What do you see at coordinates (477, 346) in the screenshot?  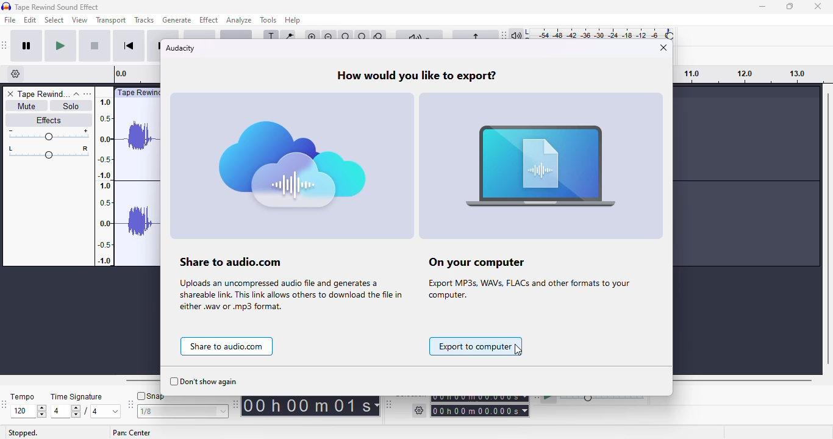 I see `export to computer` at bounding box center [477, 346].